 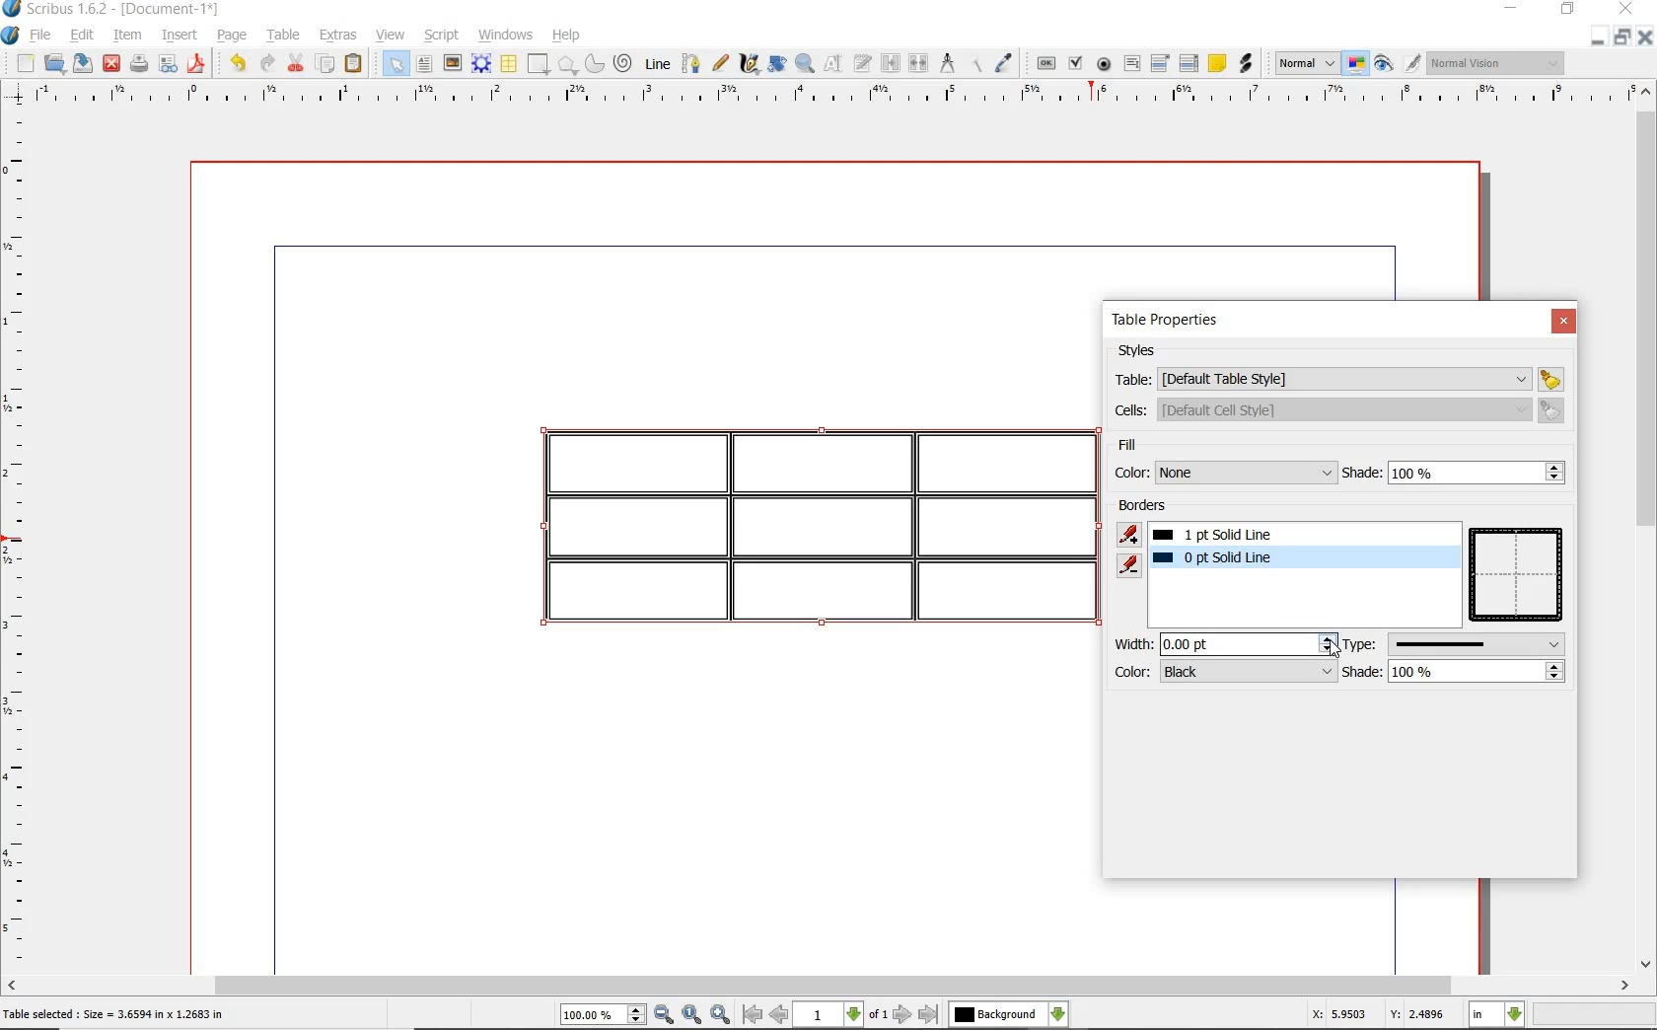 I want to click on spiral, so click(x=624, y=64).